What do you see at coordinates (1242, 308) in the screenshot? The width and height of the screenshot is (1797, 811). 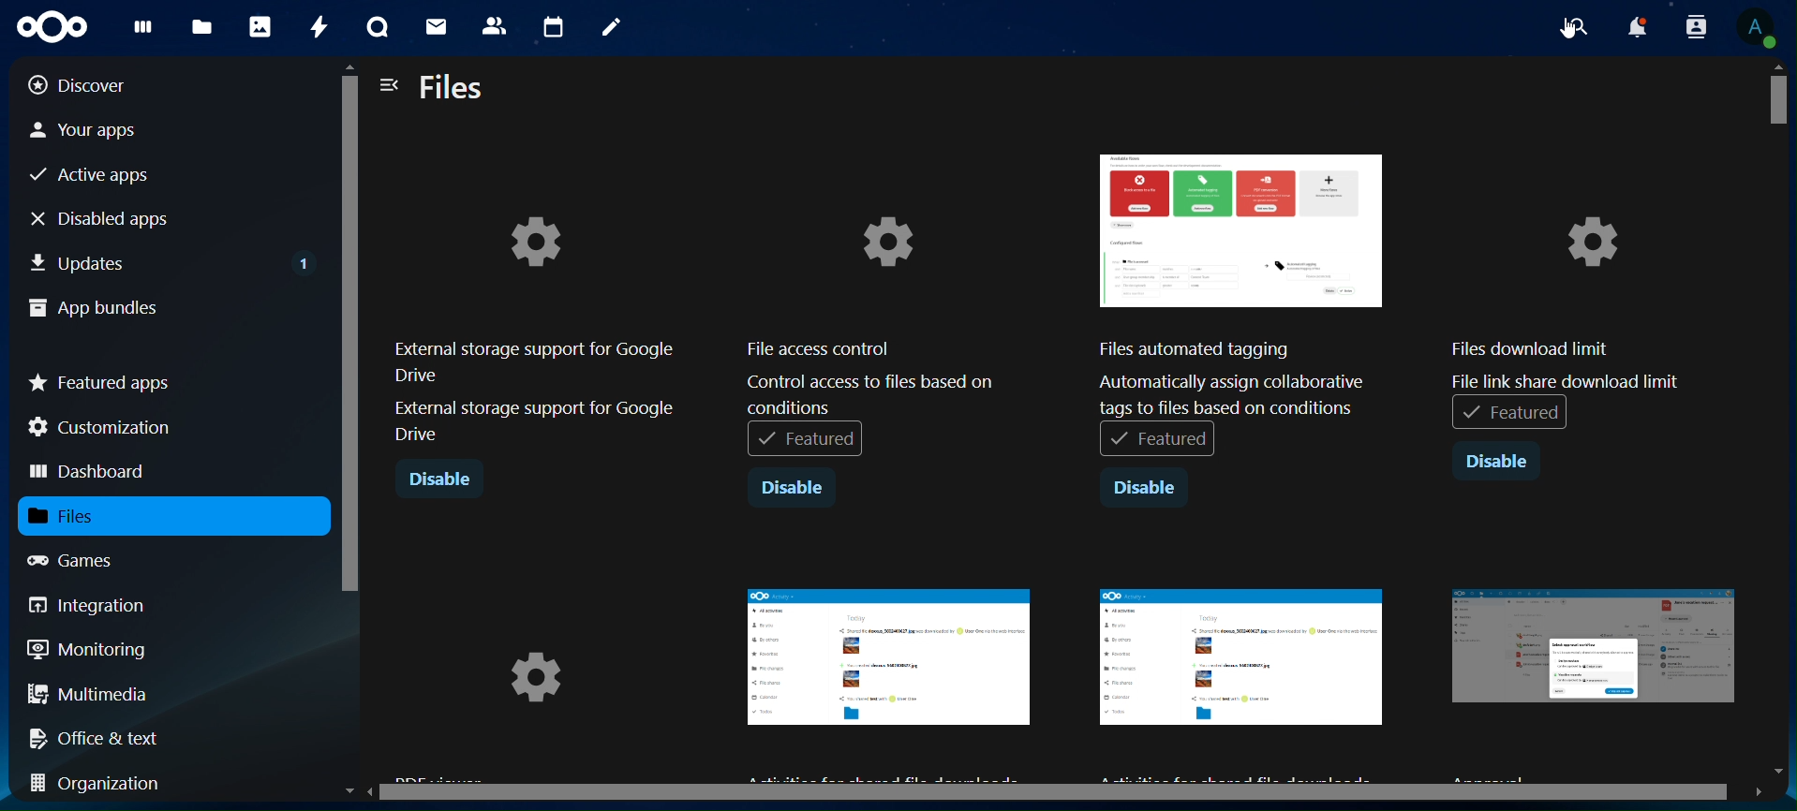 I see `Files automated tagging

Automatically assign collaborative

tags to files based on conditions
+ Featured |` at bounding box center [1242, 308].